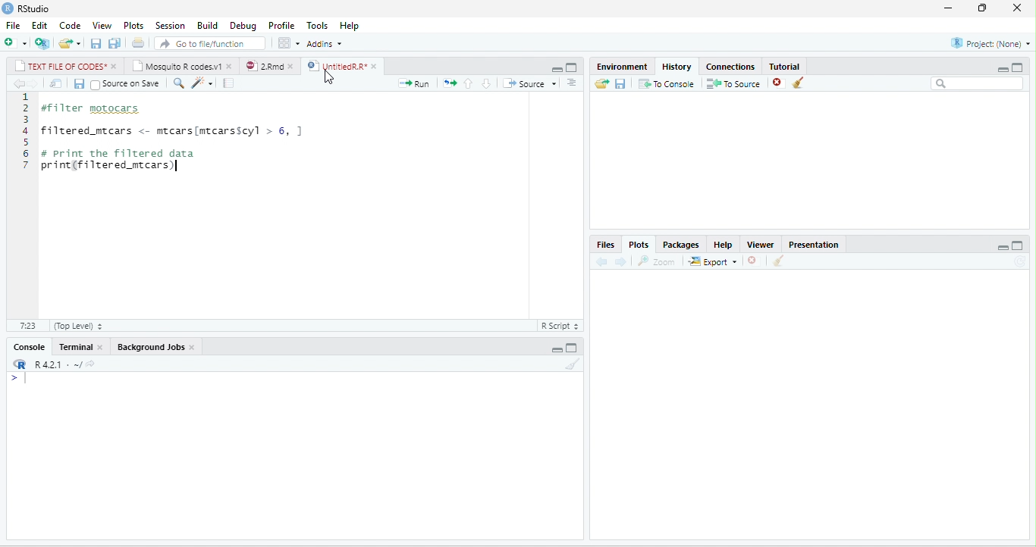  I want to click on Terminal, so click(74, 346).